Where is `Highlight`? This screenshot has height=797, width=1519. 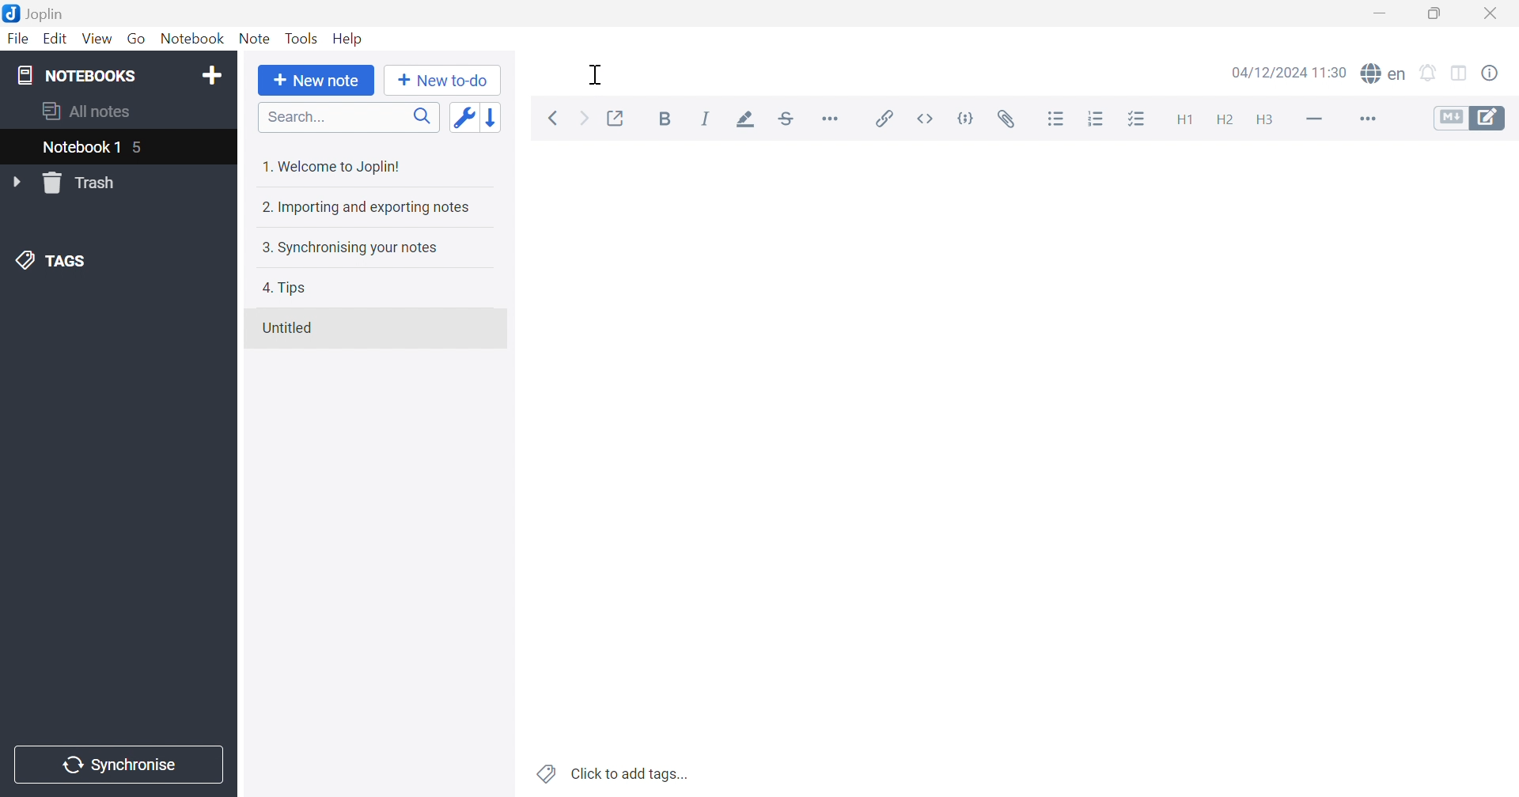
Highlight is located at coordinates (749, 119).